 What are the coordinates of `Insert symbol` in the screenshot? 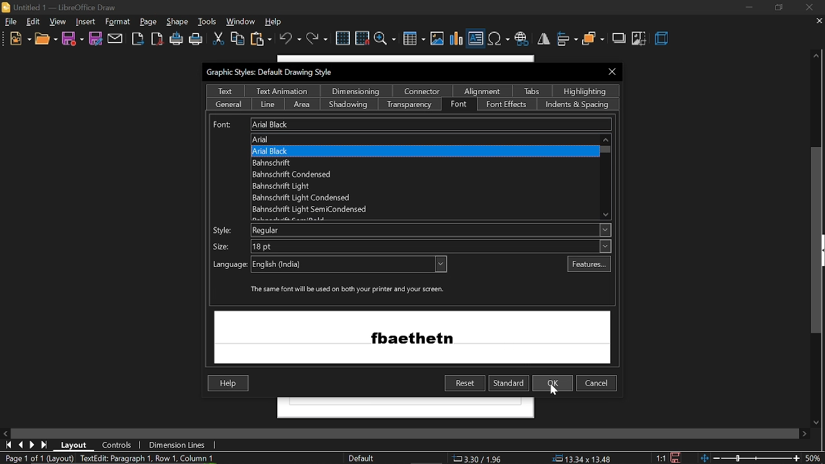 It's located at (498, 39).